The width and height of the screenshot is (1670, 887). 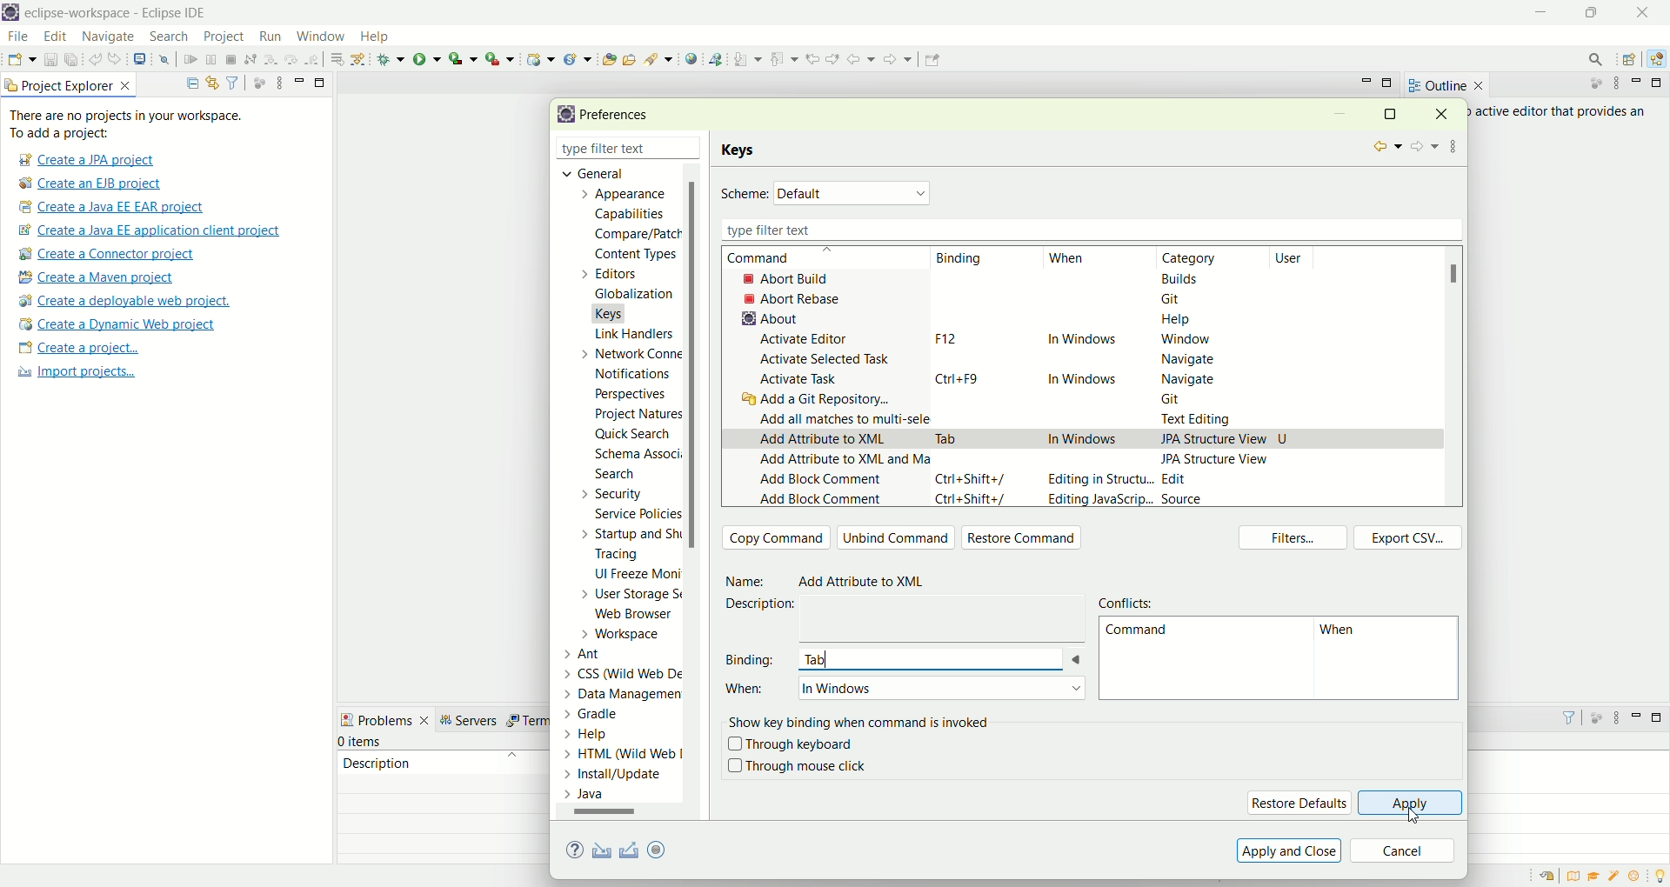 What do you see at coordinates (787, 57) in the screenshot?
I see `previous annotation` at bounding box center [787, 57].